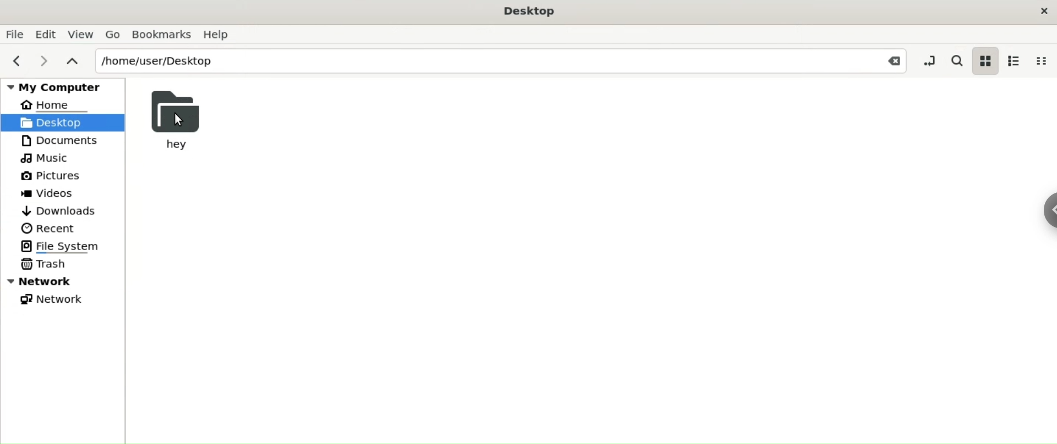  Describe the element at coordinates (61, 121) in the screenshot. I see `Desktop` at that location.